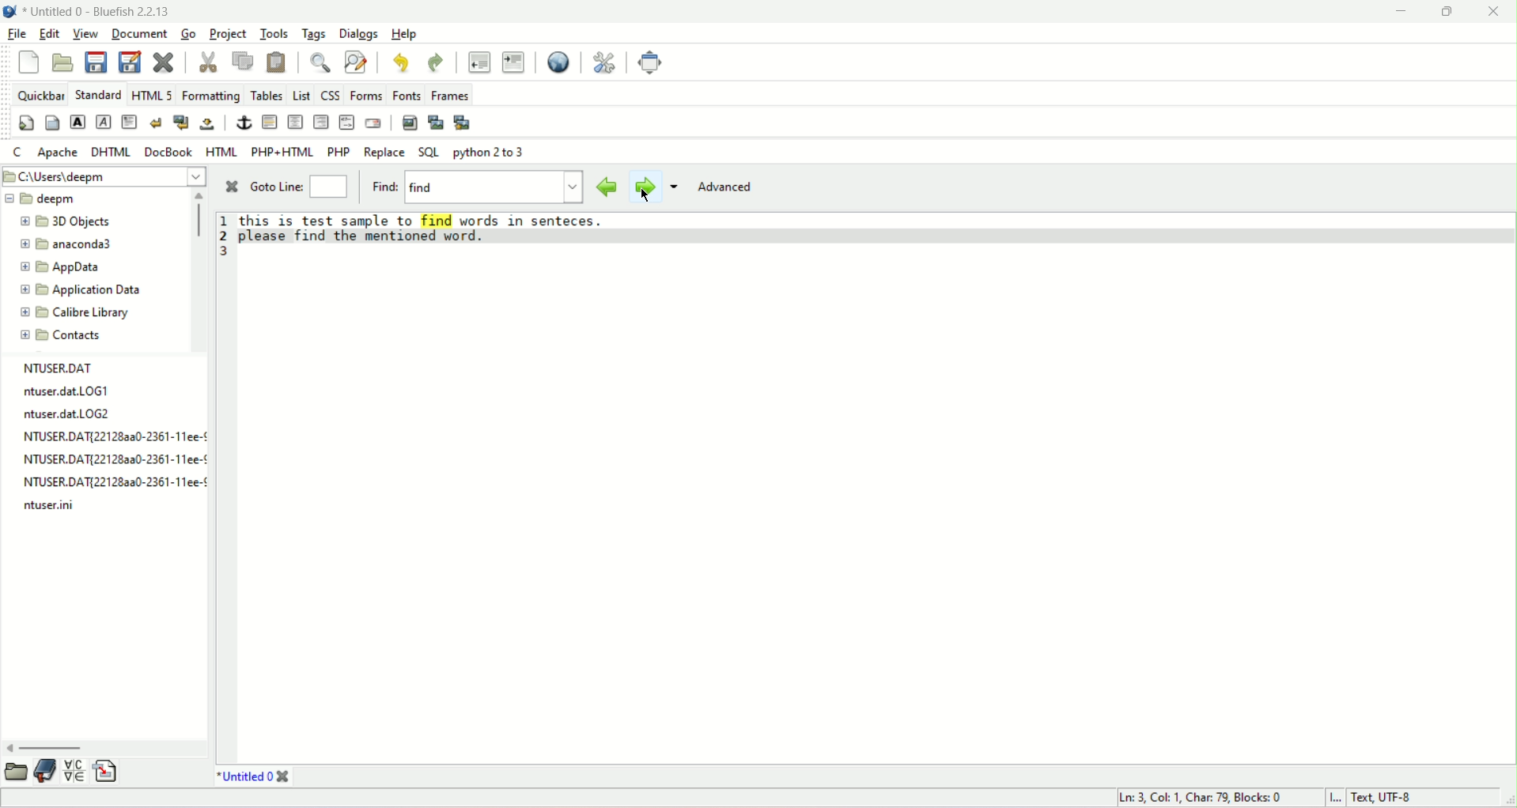  Describe the element at coordinates (383, 184) in the screenshot. I see `find` at that location.